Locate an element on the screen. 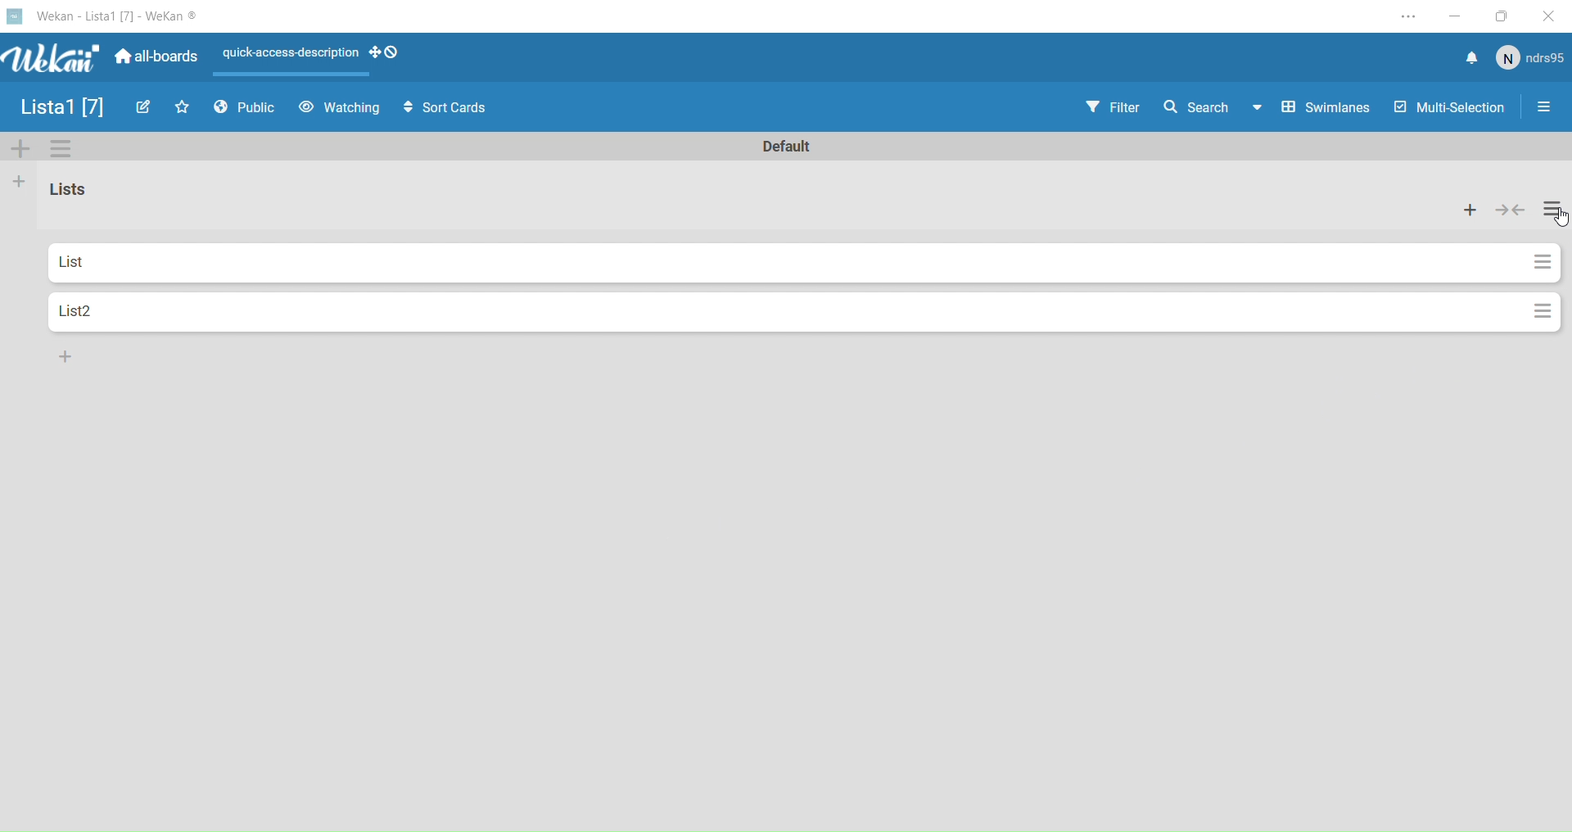 The height and width of the screenshot is (832, 1572). Wekan is located at coordinates (102, 55).